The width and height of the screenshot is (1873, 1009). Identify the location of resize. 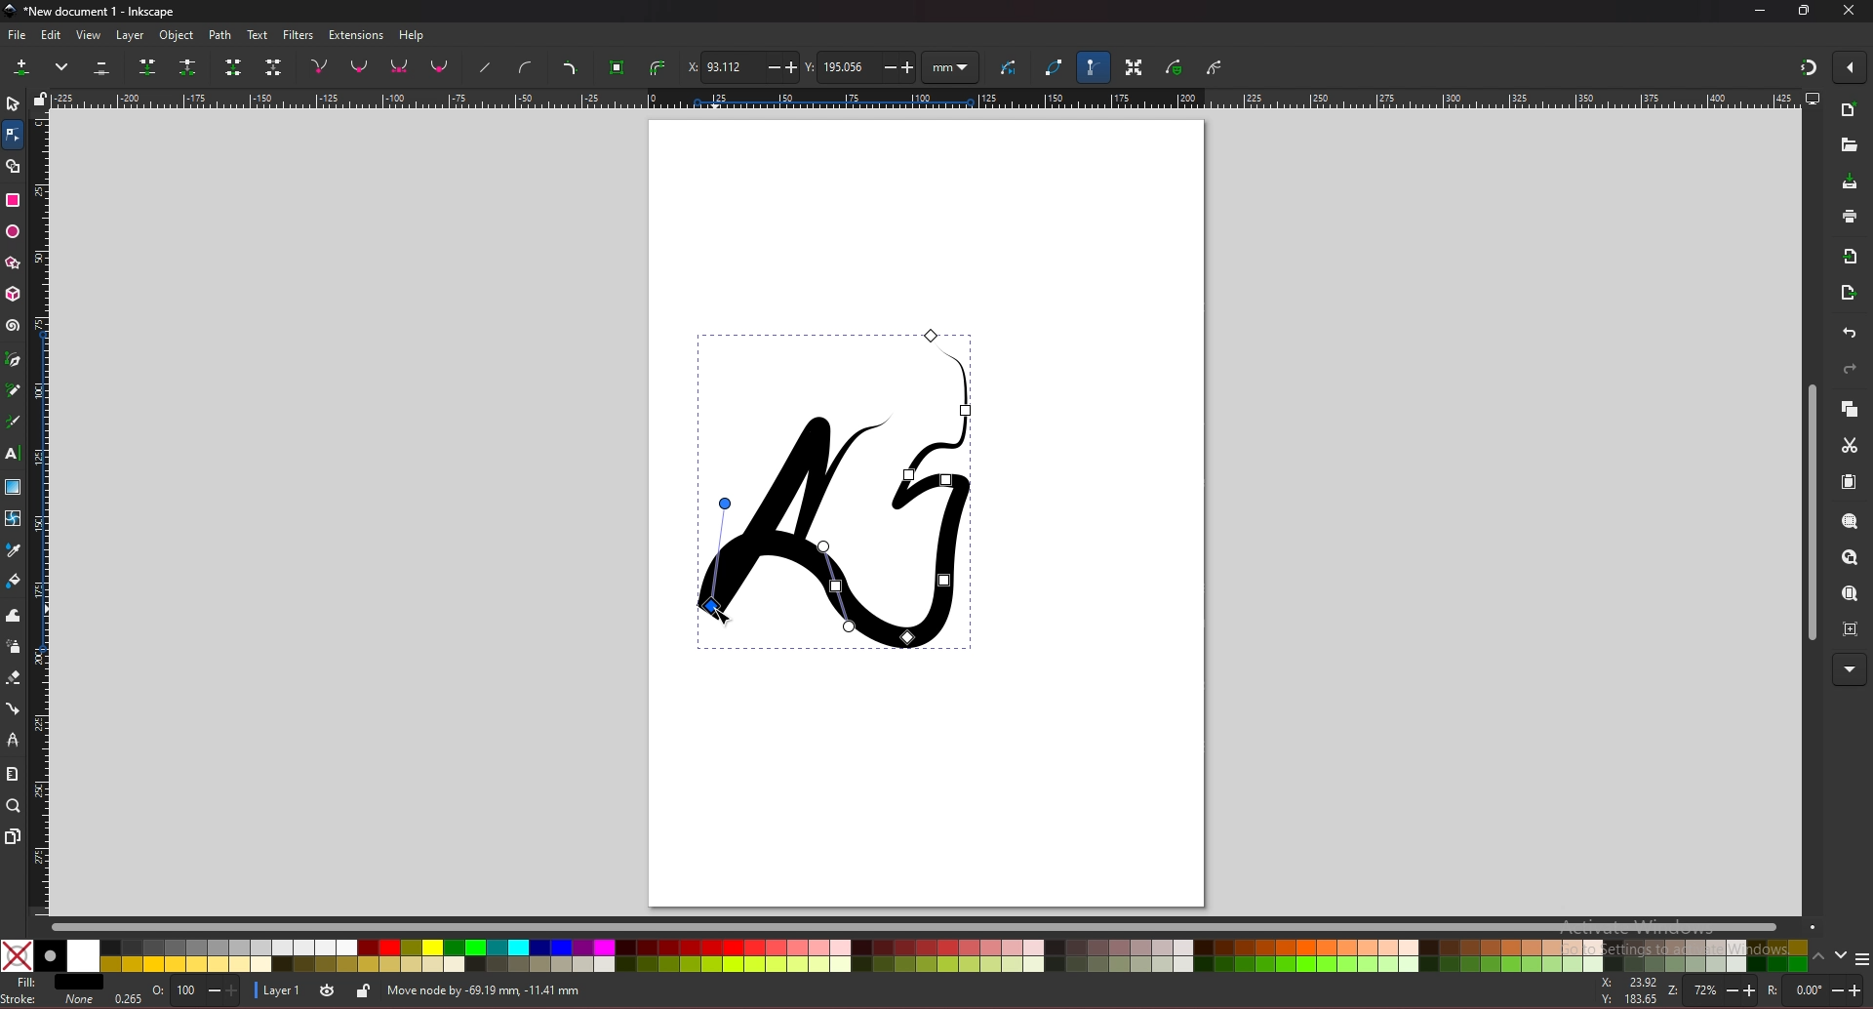
(1805, 11).